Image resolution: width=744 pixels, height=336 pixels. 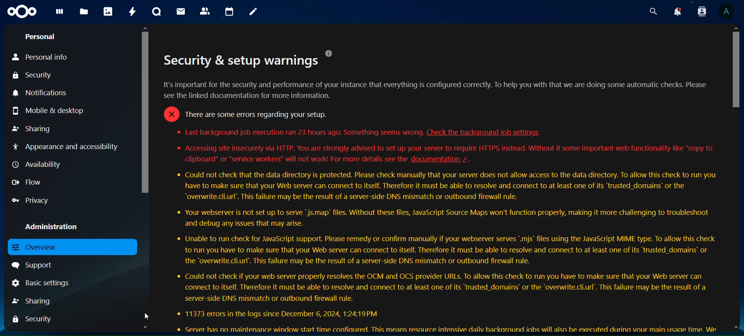 What do you see at coordinates (439, 190) in the screenshot?
I see `. . [1]
Security & setup warnings
It's important for the security and performance of your instance that everything is configured correctly. To help you with that we are doing some automatic checks. Please’
see the linked documentation for more information.
o There are some errors regarding your setup.

Last background job execution ran 23 hours ago. Something seems wrong. Check the background job settings.

* Accessing site insecurely via HTTP. You are strongly advised to set up your server to require HTTPS instead. Without it some important web functionality like "copy to
clipboard" or “service workers" will not work! For more details see the documentation ~ .

Could not check that the data directory is protected. Please check manually that your server does not allow access to the data directory. To allow this check to run you
have to make sure that your Web server can connect to itself. Therefore it must be able to resolve and connect to at least one of its ‘trusted_domains’ or the
“overwrite.cli.url’. This failure may be the result of a server-side DNS mismatch or outbound firewall rule.

* Your webserver is not set up to serve “js.map’ files. Without these files, JavaScript Source Maps won't function properly, making it more challenging to troubleshoot
and debug any issues that may arise.

Unable to run check for JavaScript support. Please remedy or confirm manually if your webserver serves ".mijs" files using the JavaScript MIME type. To allow this check
to run you have to make sure that your Web server can connect to itself. Therefore it must be able to resolve and connect to at least one of its “trusted_domains’ or
the “overwrite.cli.url’. This failure may be the result of a server-side DNS mismatch or outbound firewall rule.

Could not check if your web server properly resolves the OCM and OCS provider URLs. To allow this check to run you have to make sure that your Web server can
connect to itself. Therefore it must be able to resolve and connect to at least one of its ‘trusted_domains’ or the “overwrite.cli.url’. This failure may be the result of a
server-side DNS mismatch or outbound firewall rule.

* 11373 errors in the logs since December 6, 2024, 1:24:19 PM` at bounding box center [439, 190].